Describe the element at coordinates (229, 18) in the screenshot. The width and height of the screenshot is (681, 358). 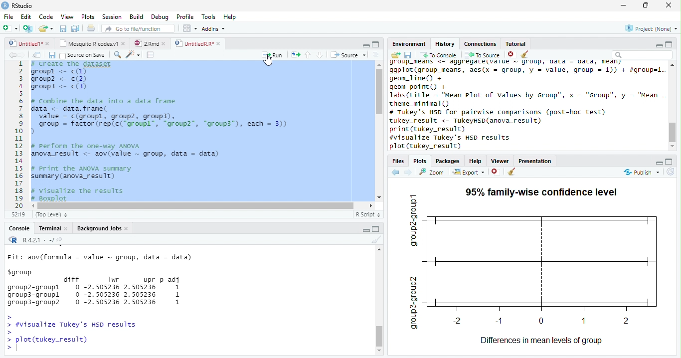
I see `Help` at that location.